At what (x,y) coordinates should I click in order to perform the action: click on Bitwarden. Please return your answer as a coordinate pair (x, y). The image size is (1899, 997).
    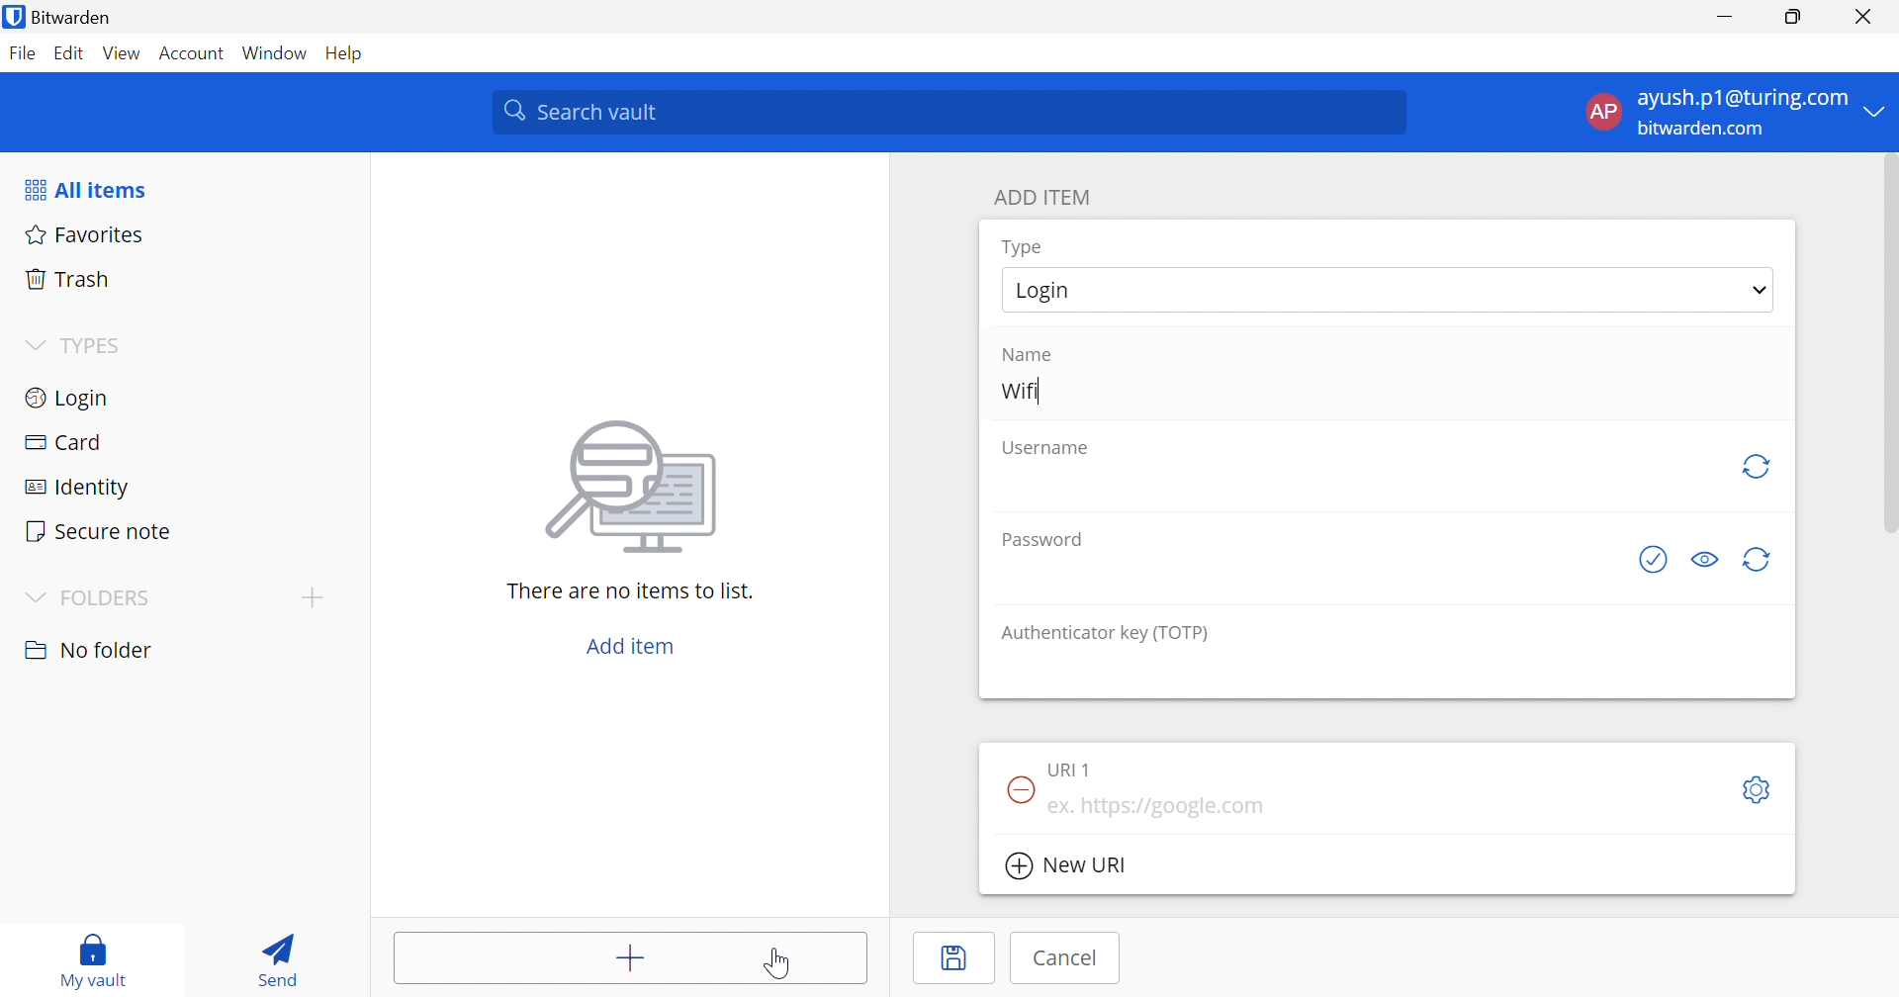
    Looking at the image, I should click on (60, 17).